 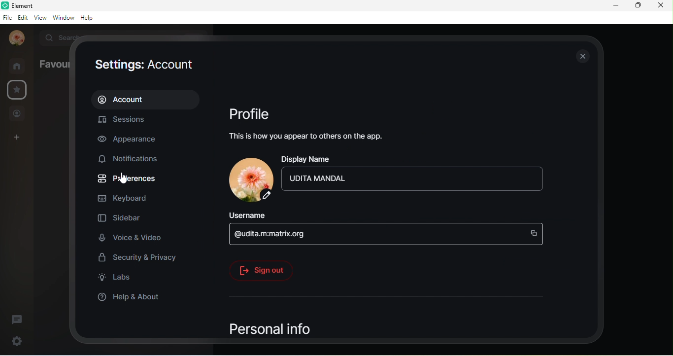 I want to click on signout, so click(x=262, y=270).